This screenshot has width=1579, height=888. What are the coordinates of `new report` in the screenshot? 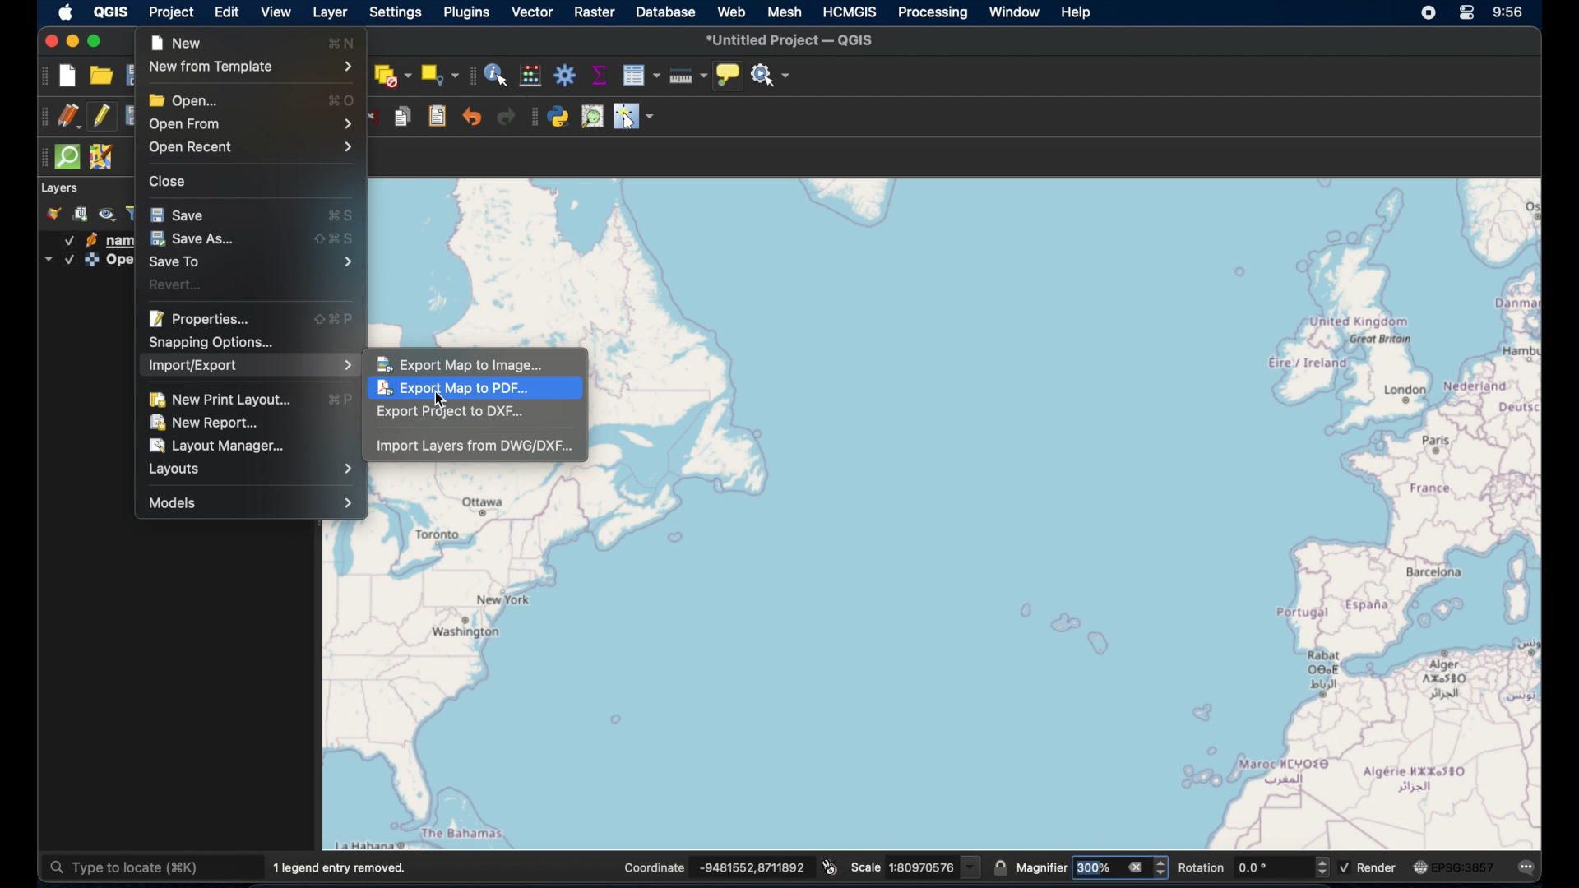 It's located at (207, 423).